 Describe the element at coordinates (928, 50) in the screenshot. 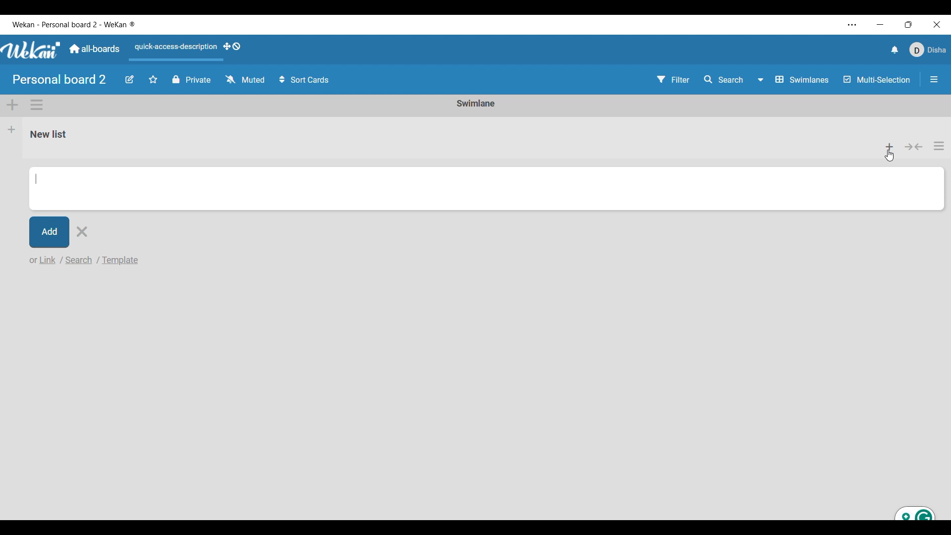

I see `Current account` at that location.